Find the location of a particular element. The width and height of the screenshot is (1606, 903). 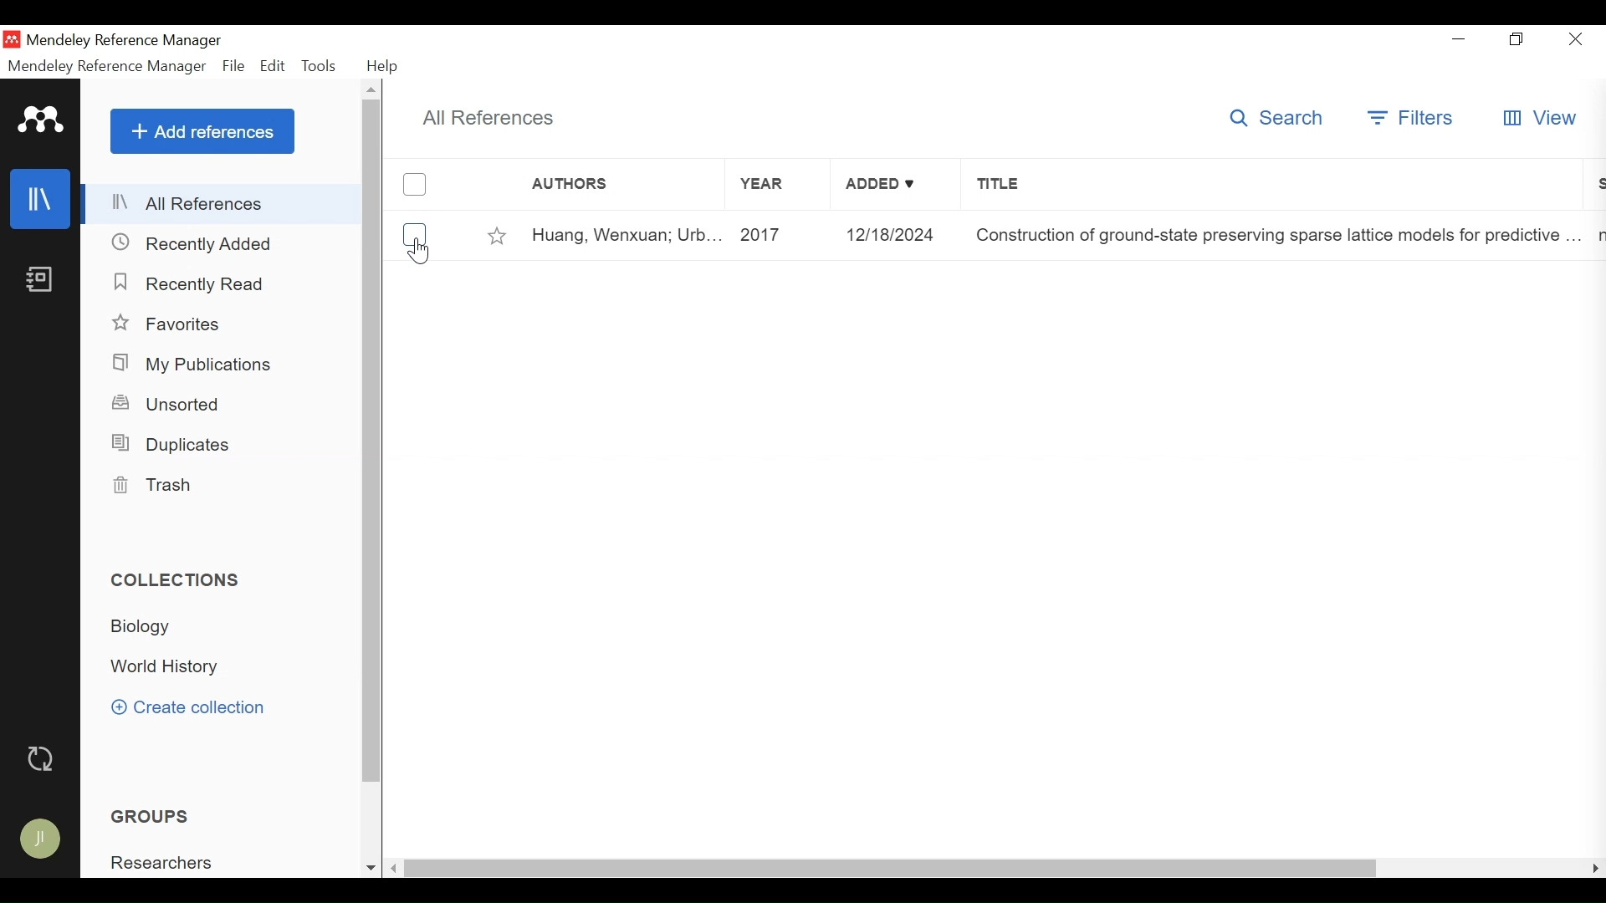

Mendeley  is located at coordinates (43, 121).